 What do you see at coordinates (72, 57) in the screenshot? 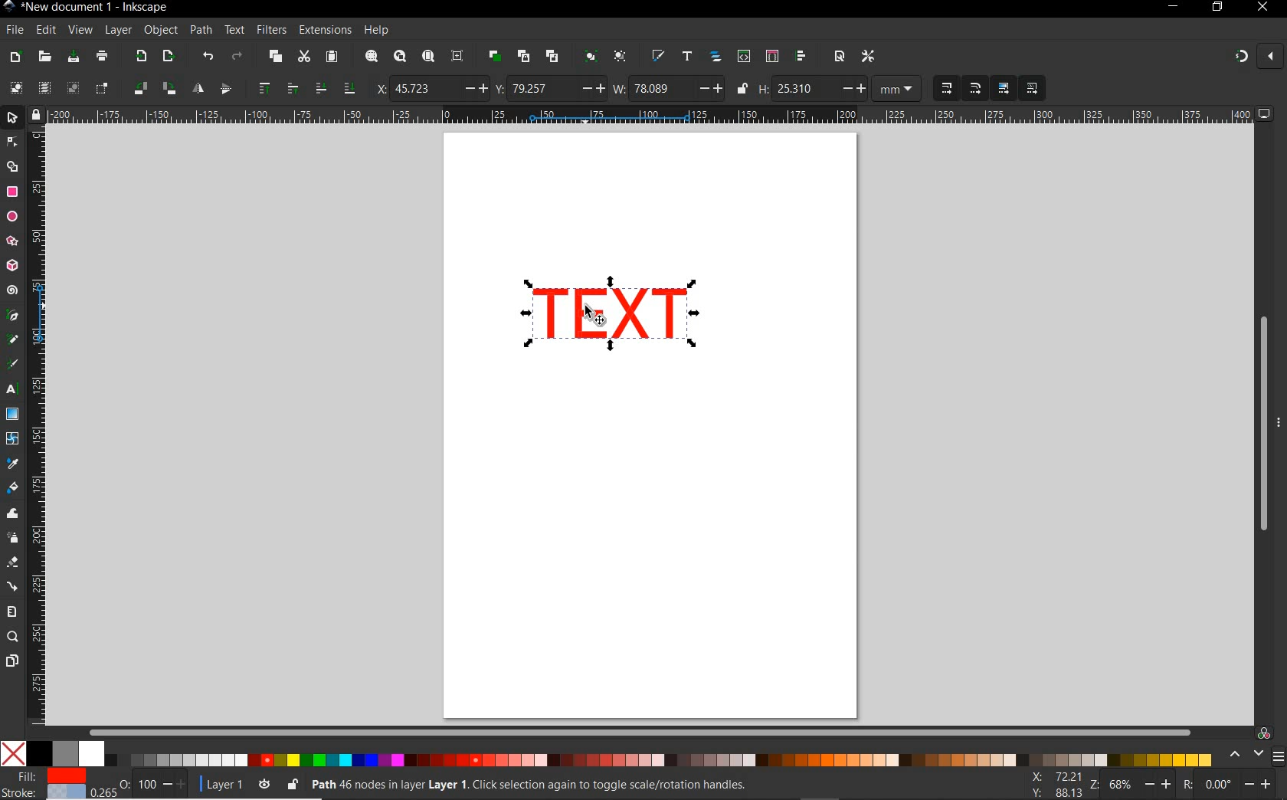
I see `SAVE` at bounding box center [72, 57].